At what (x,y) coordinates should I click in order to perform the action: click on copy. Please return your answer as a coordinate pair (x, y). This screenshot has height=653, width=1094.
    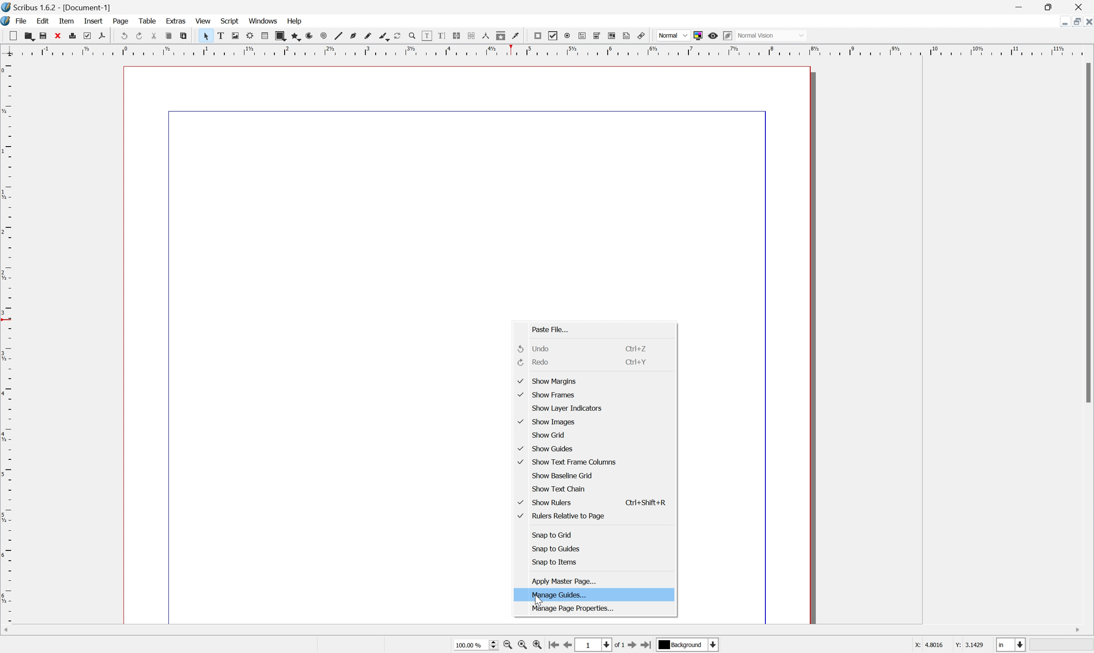
    Looking at the image, I should click on (169, 34).